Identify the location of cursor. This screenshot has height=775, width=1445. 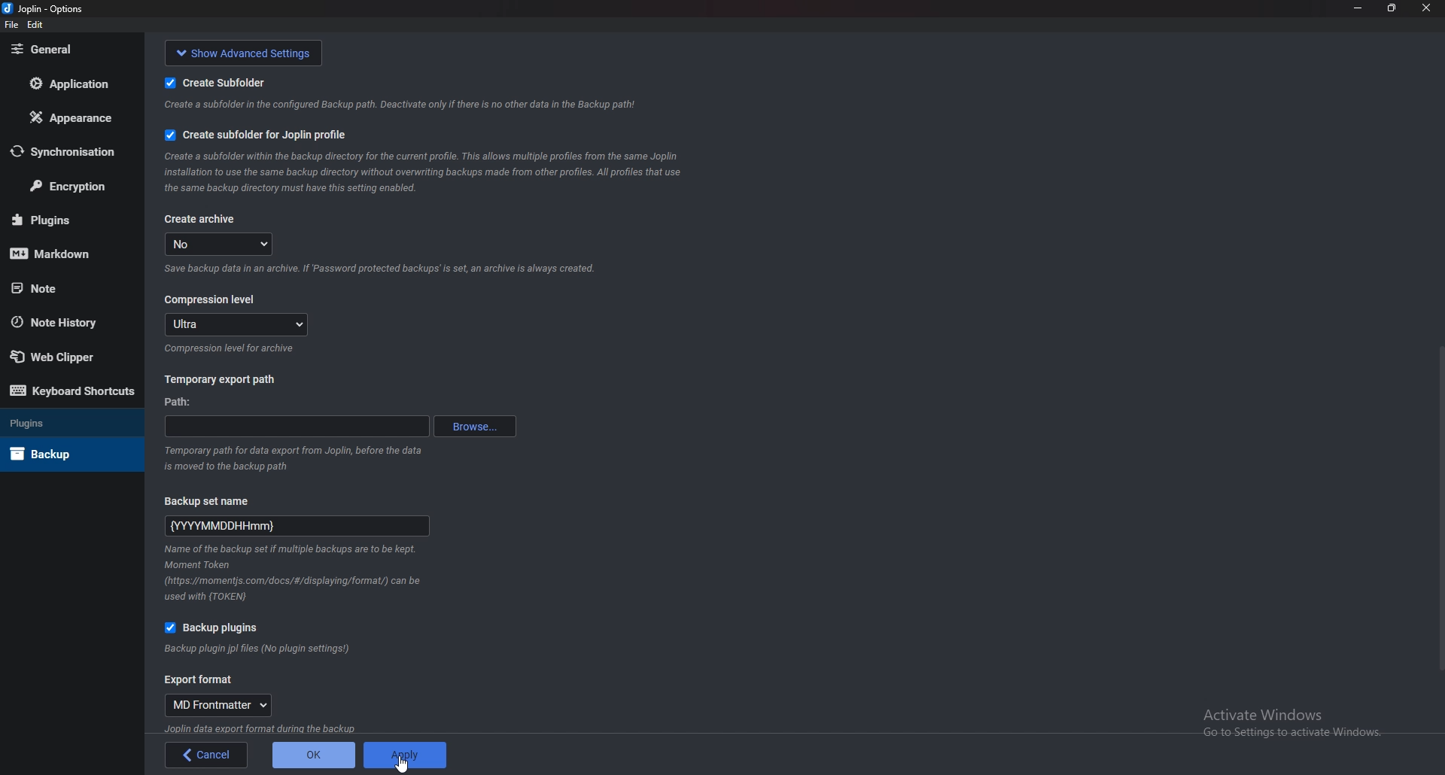
(404, 764).